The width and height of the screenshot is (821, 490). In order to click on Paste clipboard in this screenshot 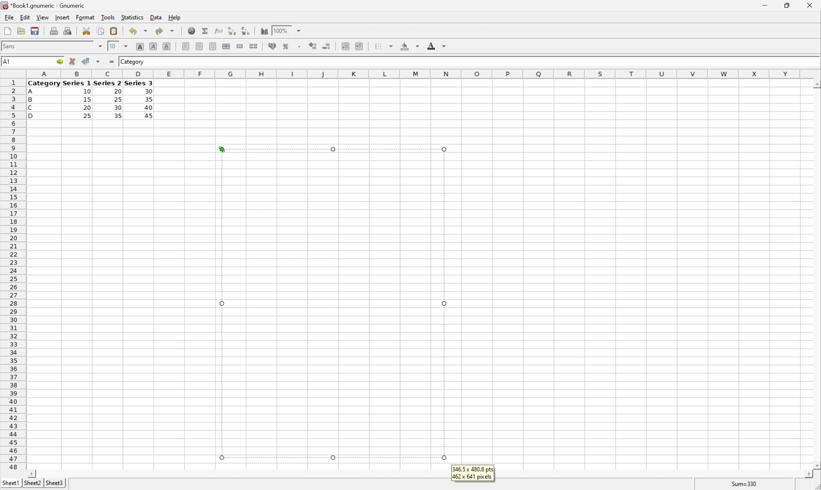, I will do `click(114, 30)`.